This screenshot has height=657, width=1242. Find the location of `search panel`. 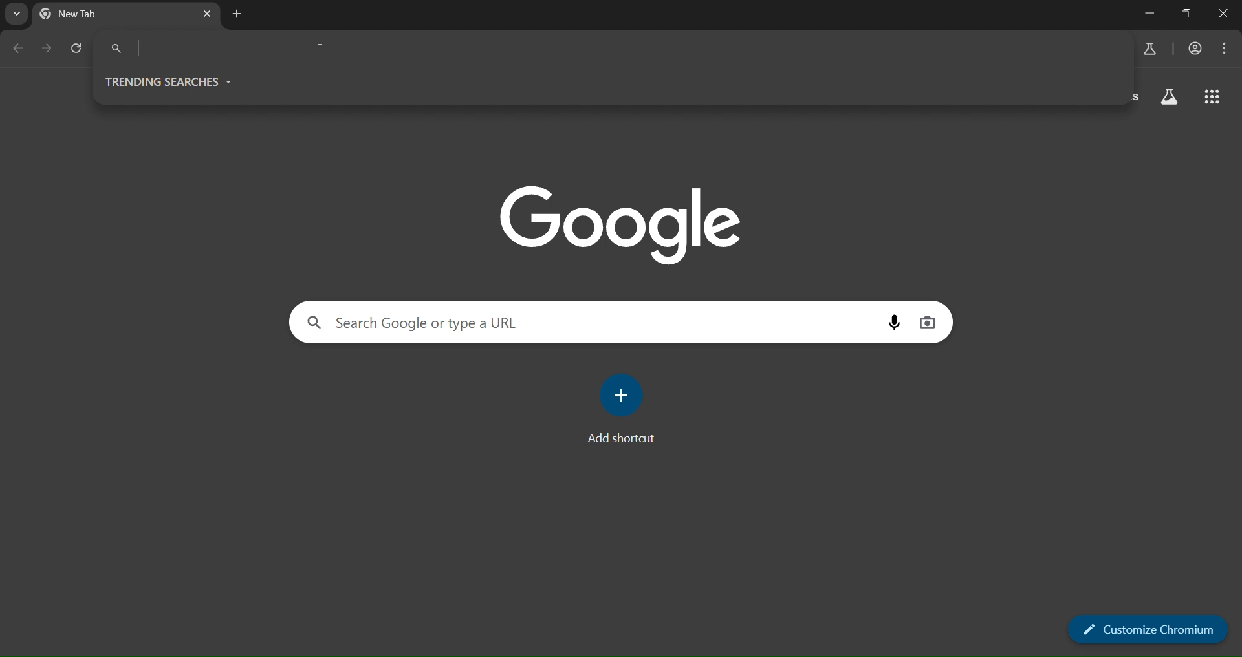

search panel is located at coordinates (203, 47).